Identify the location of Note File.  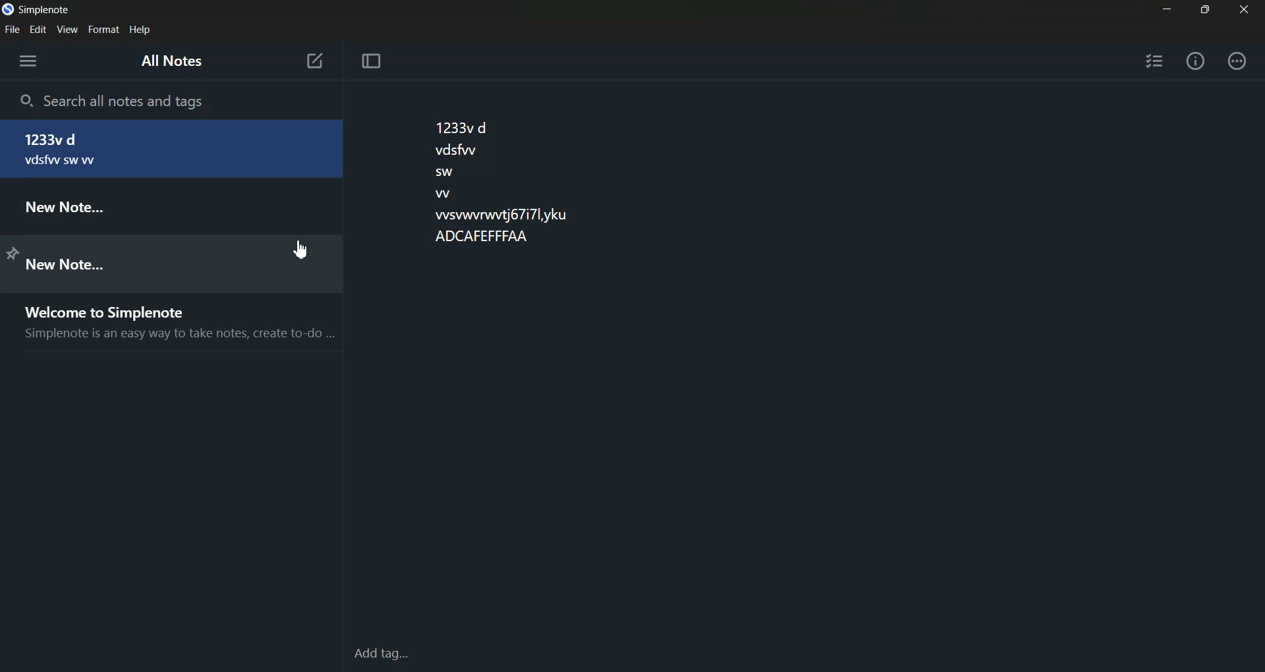
(171, 206).